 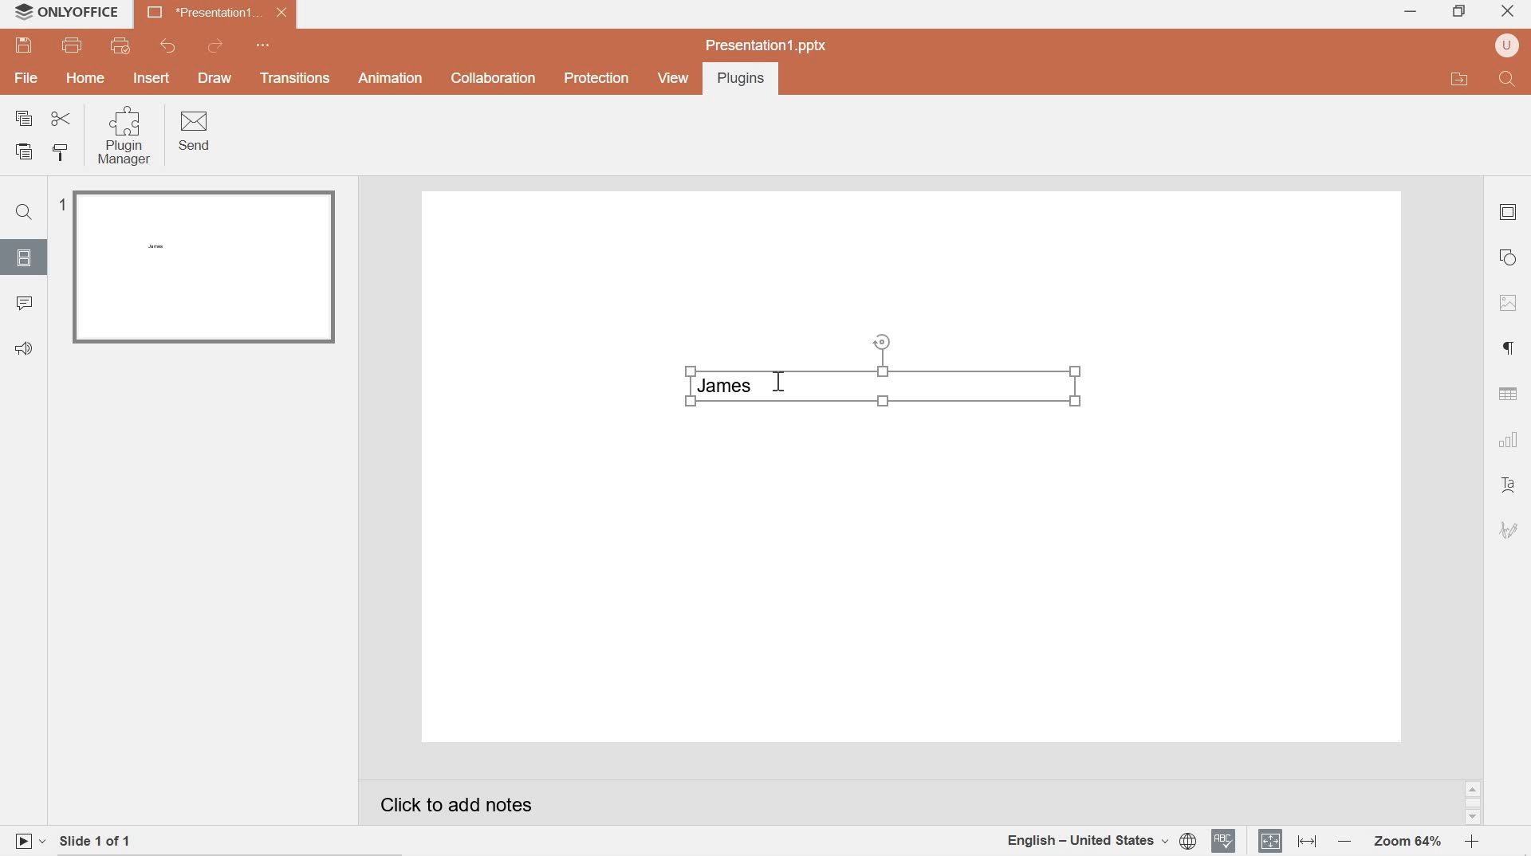 I want to click on presentation1.pptx, so click(x=765, y=44).